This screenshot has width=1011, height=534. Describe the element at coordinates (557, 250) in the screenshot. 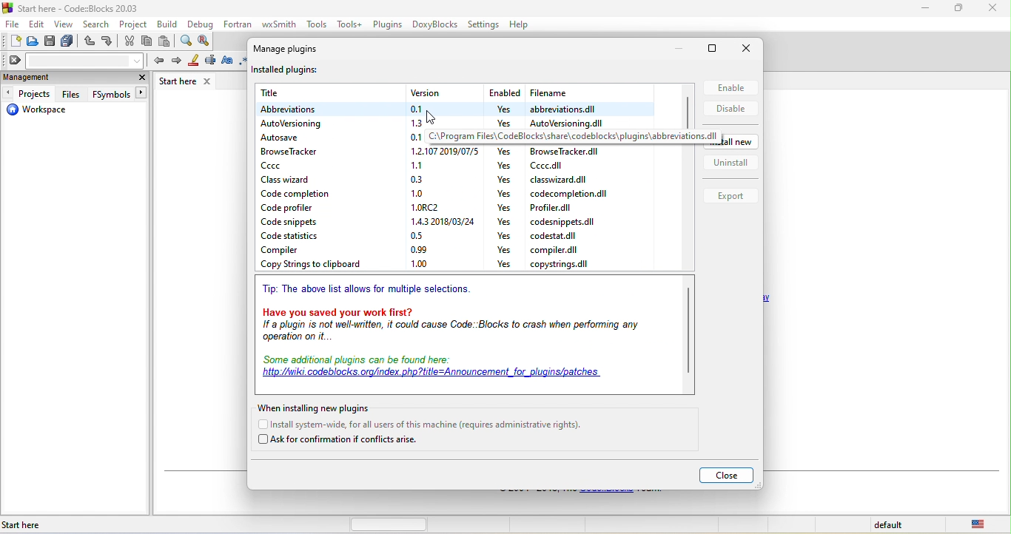

I see `file` at that location.